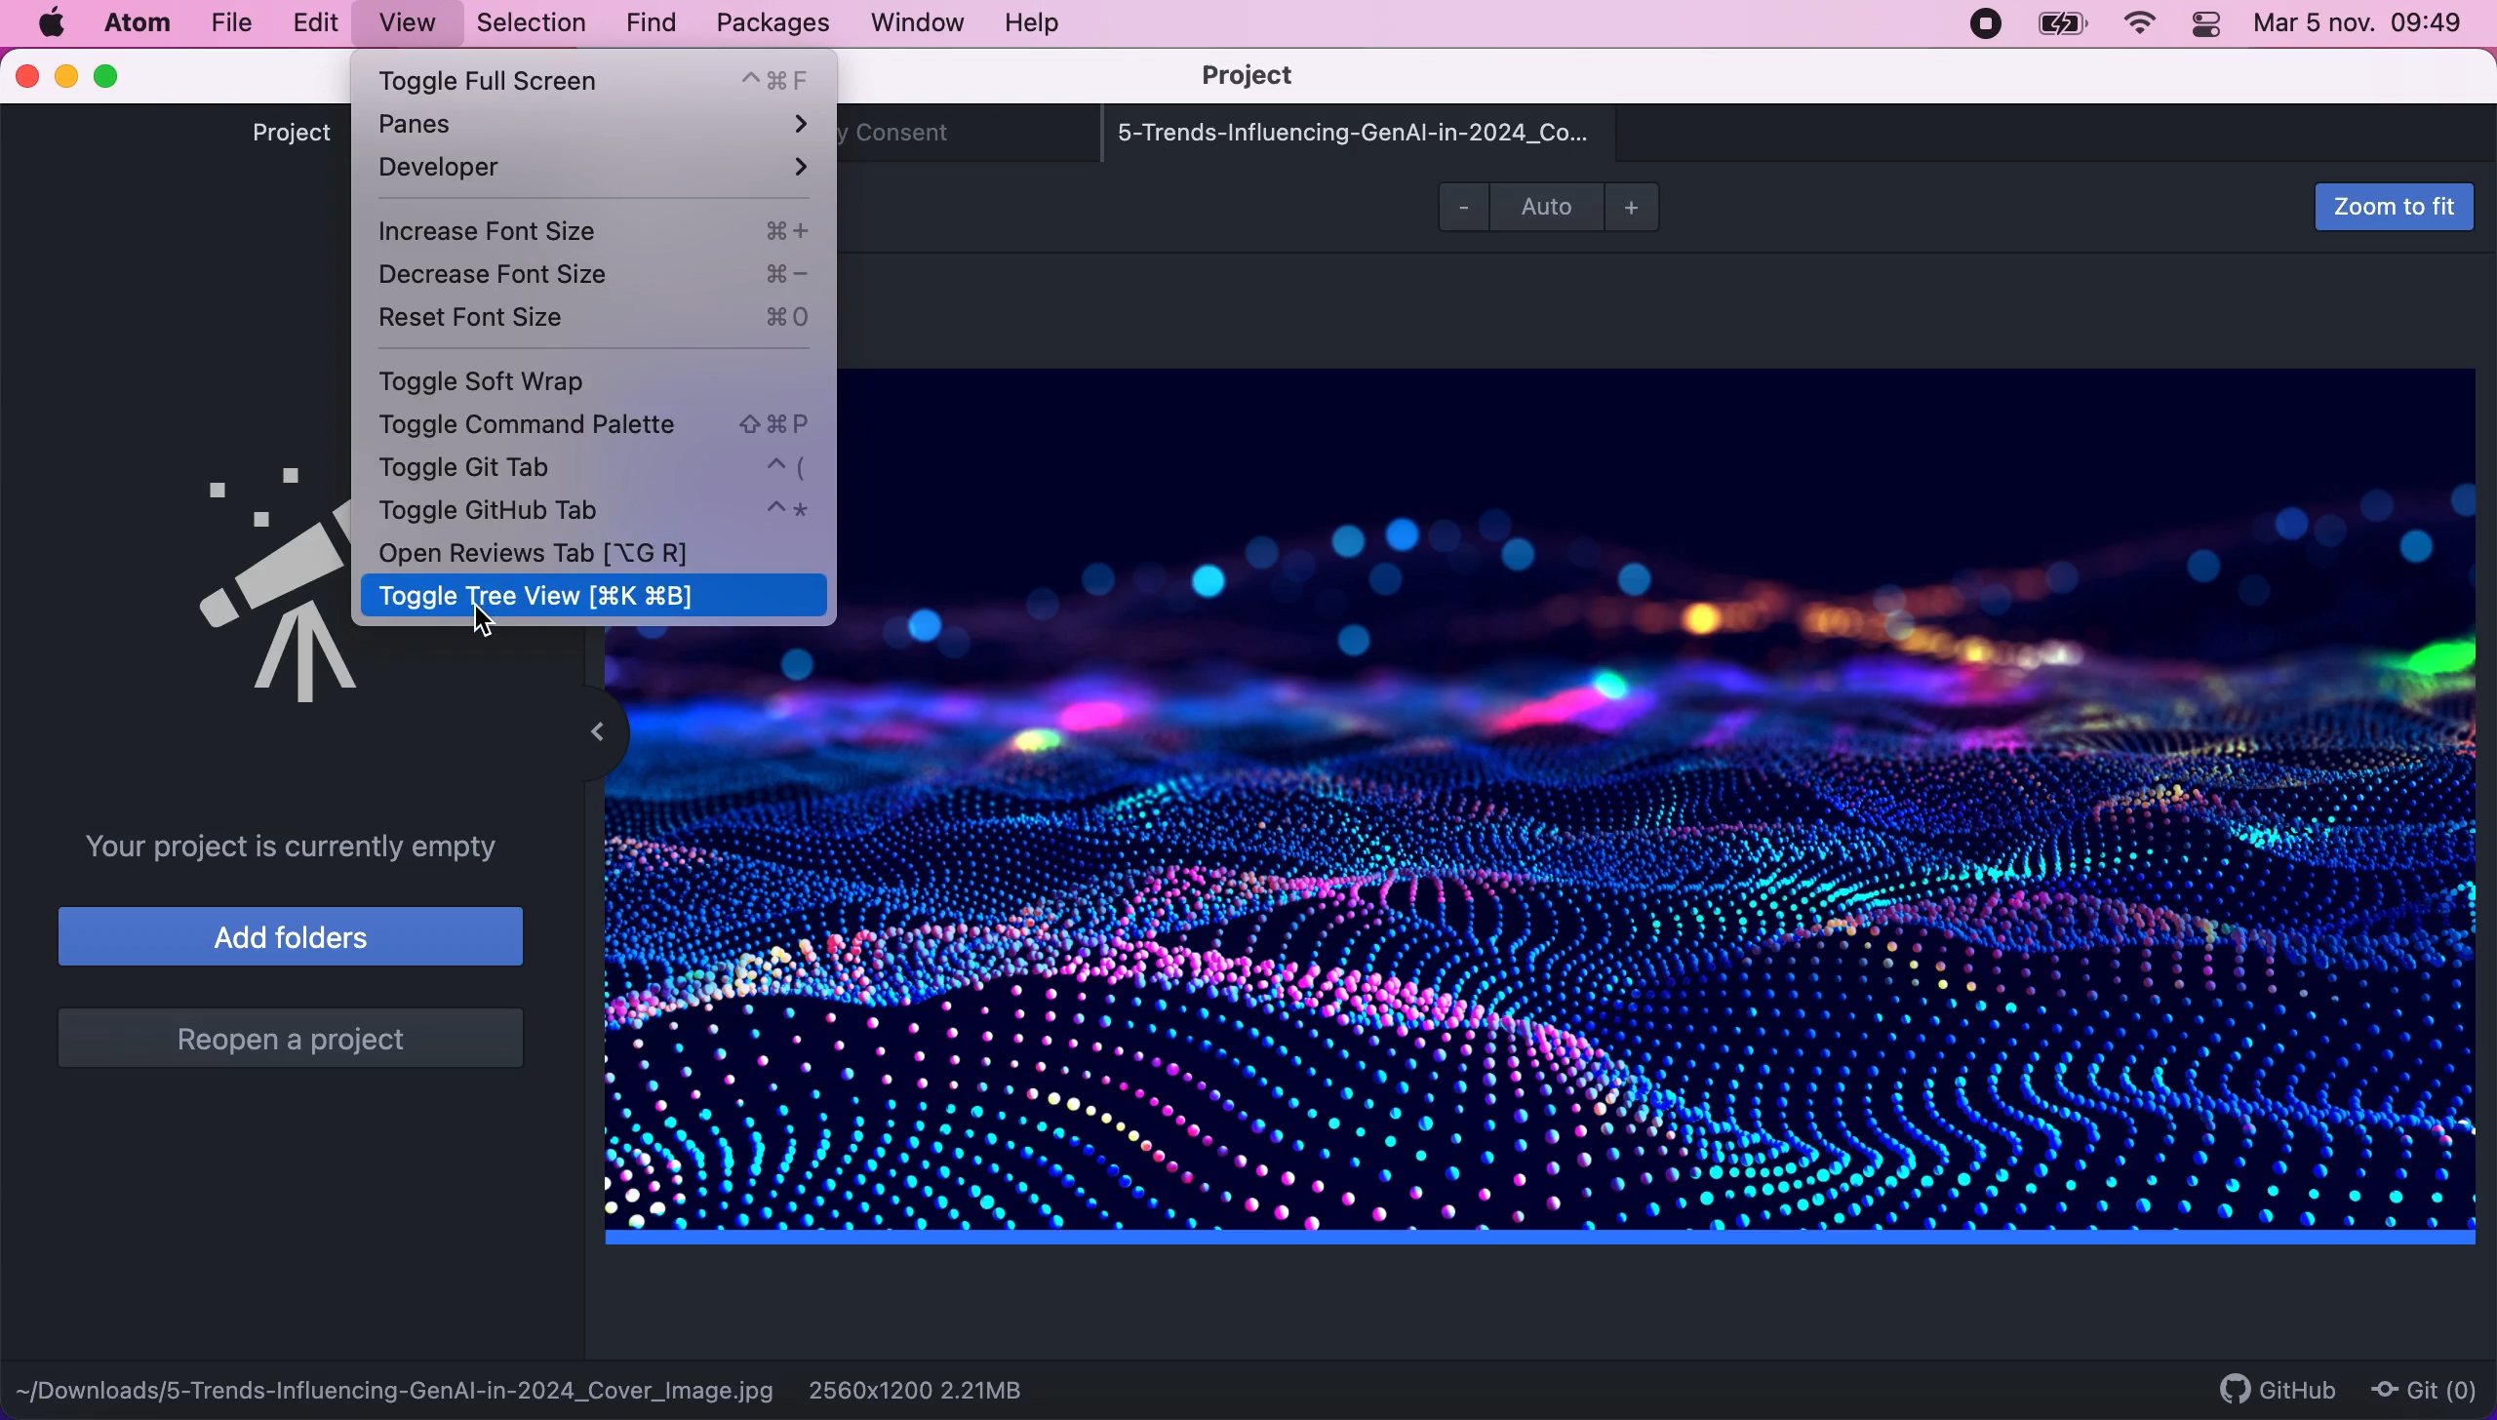 The image size is (2497, 1420). I want to click on maximize, so click(122, 74).